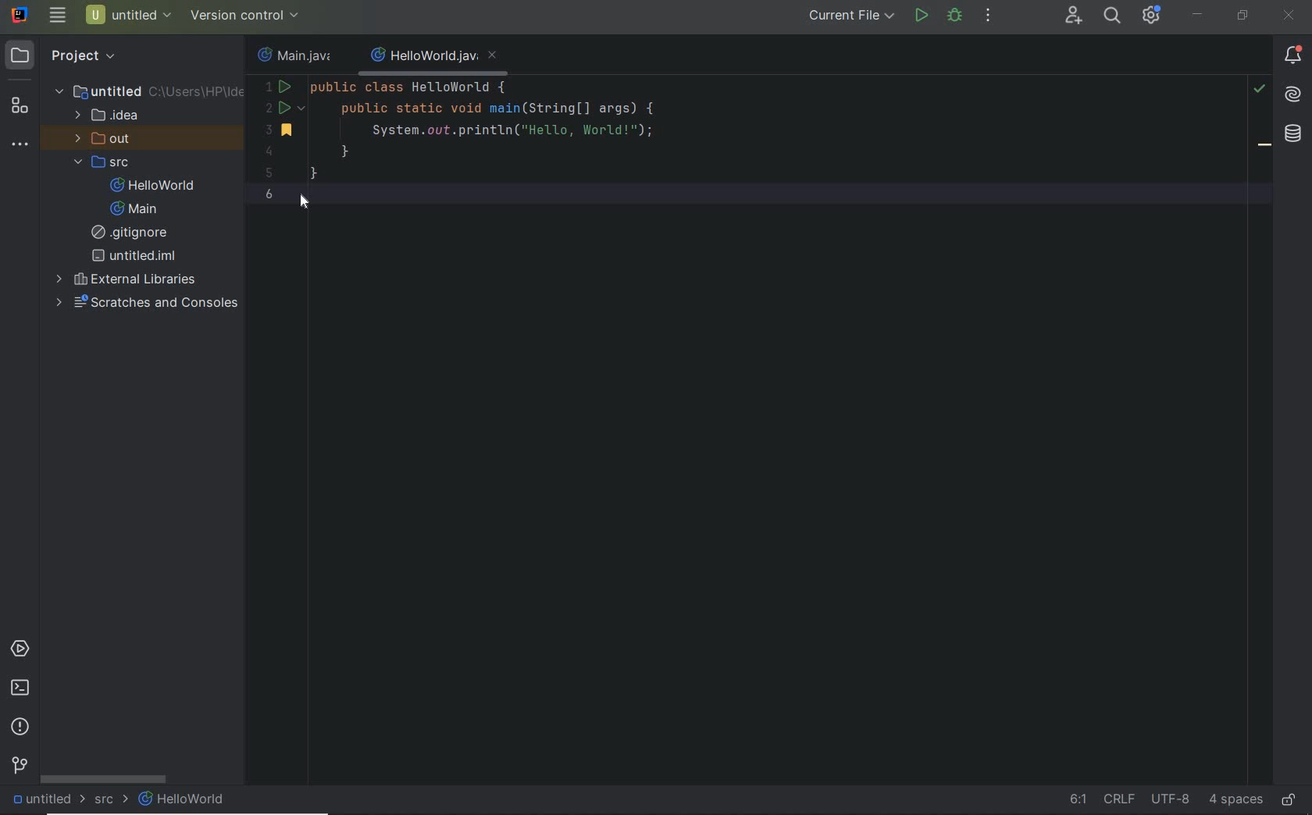 The height and width of the screenshot is (815, 1312). Describe the element at coordinates (112, 799) in the screenshot. I see `src` at that location.